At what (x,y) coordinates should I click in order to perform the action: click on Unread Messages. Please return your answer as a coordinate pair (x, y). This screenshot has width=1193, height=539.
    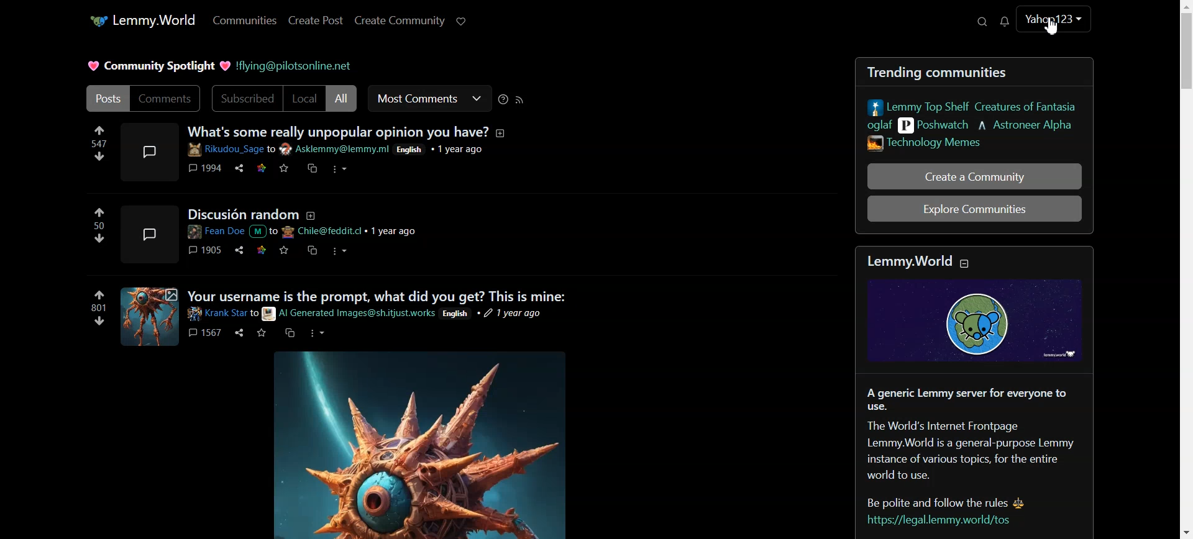
    Looking at the image, I should click on (1003, 21).